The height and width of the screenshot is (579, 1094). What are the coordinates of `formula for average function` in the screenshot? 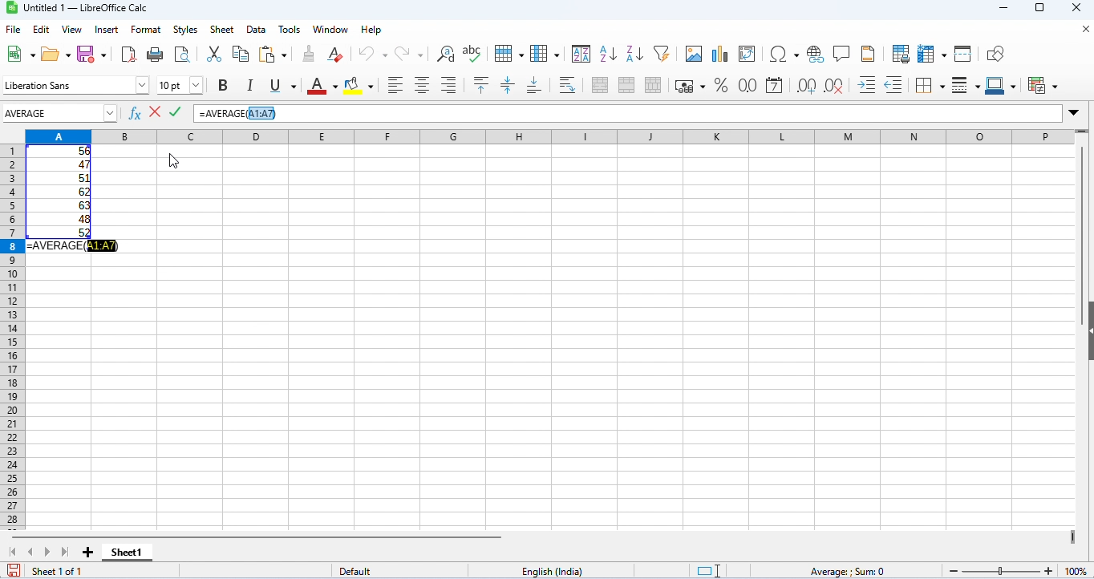 It's located at (239, 113).